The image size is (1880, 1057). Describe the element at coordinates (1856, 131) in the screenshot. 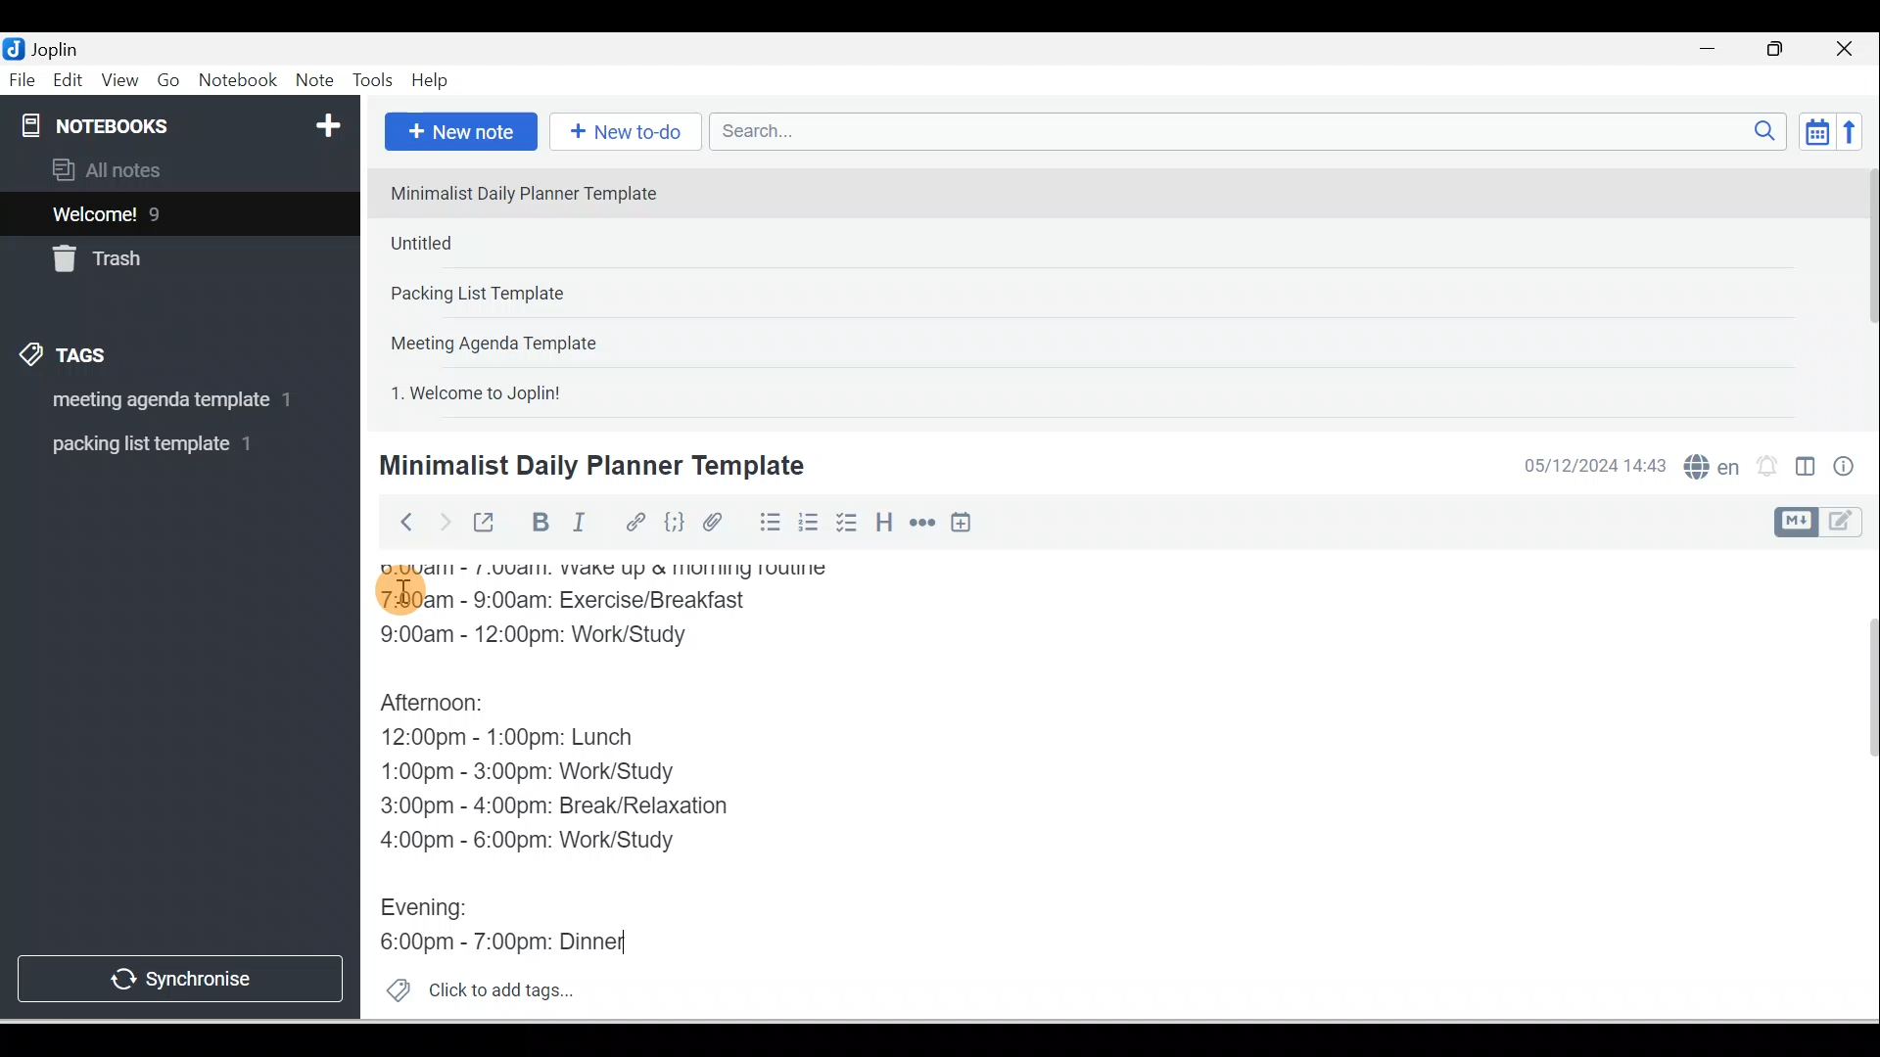

I see `Reverse sort` at that location.